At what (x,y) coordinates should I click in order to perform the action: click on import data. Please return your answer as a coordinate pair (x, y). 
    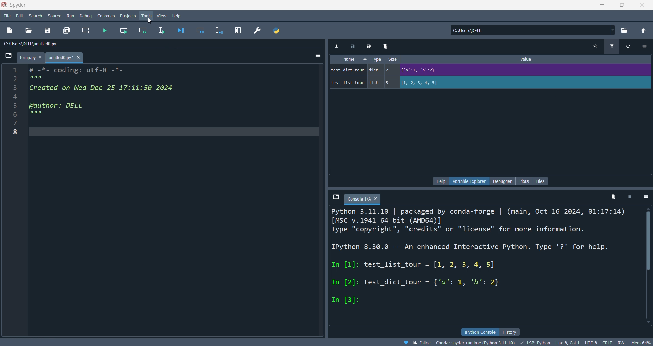
    Looking at the image, I should click on (336, 46).